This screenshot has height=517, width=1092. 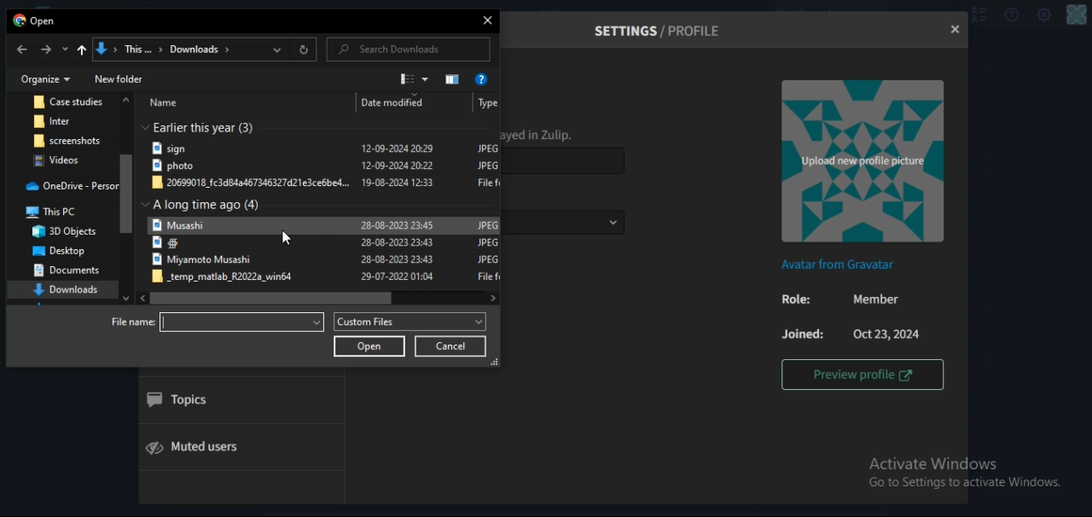 I want to click on file, so click(x=326, y=183).